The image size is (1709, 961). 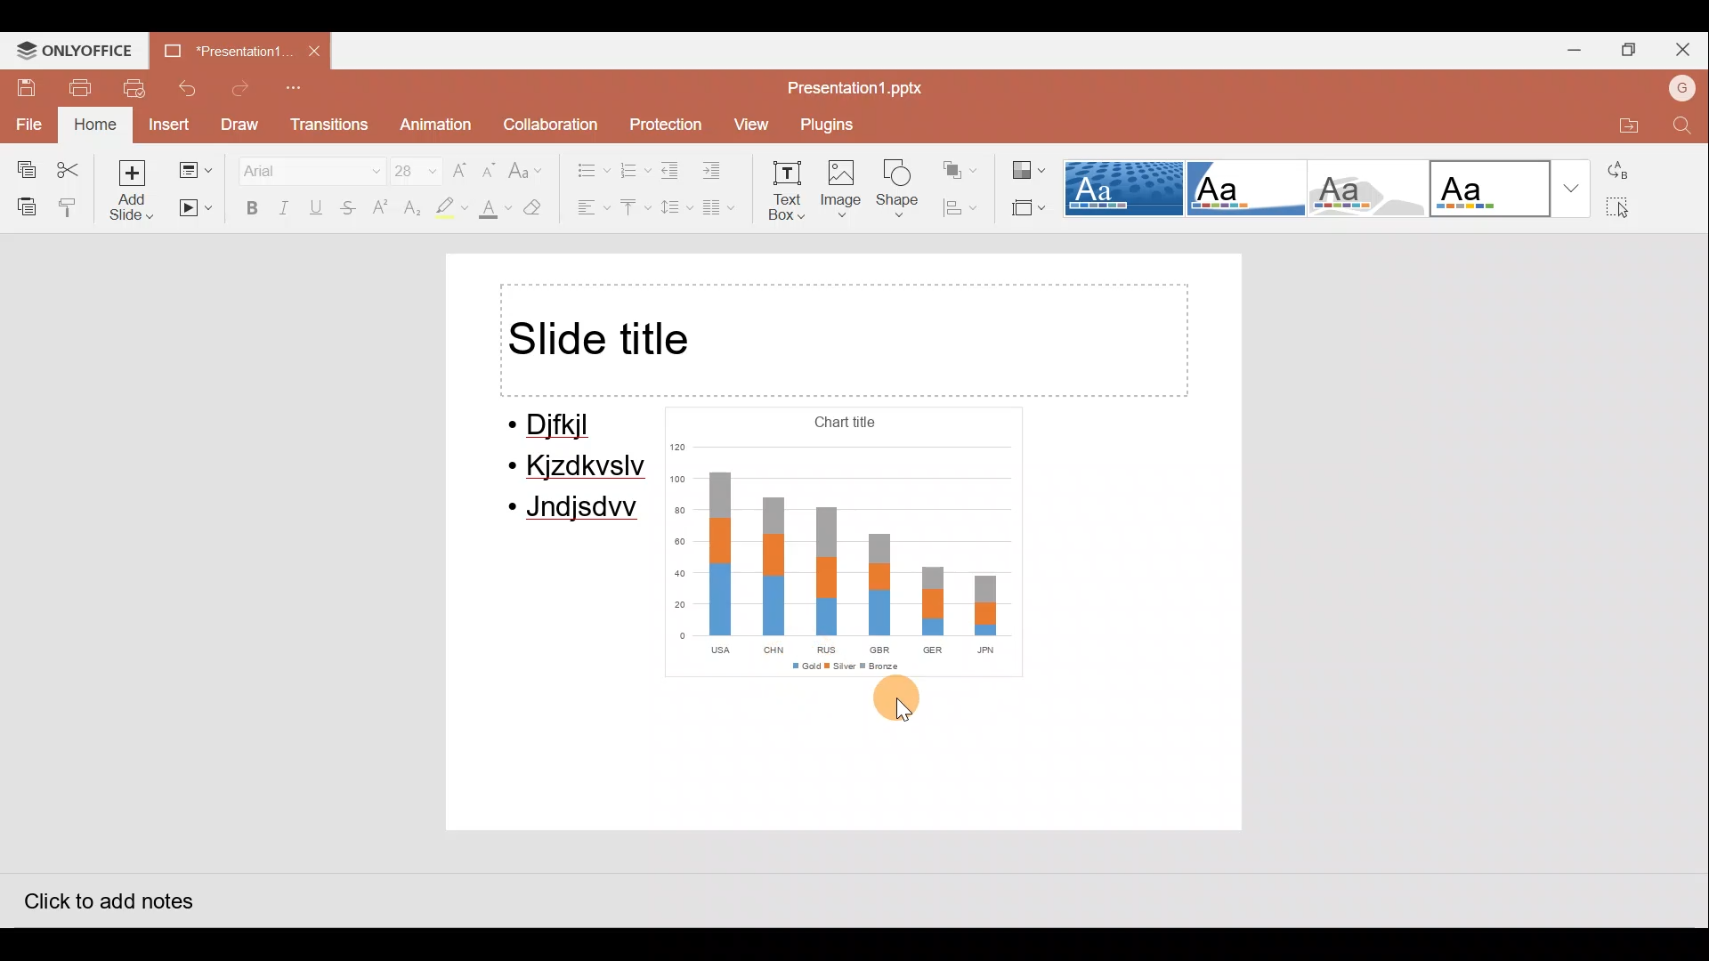 What do you see at coordinates (449, 209) in the screenshot?
I see `Highlight color` at bounding box center [449, 209].